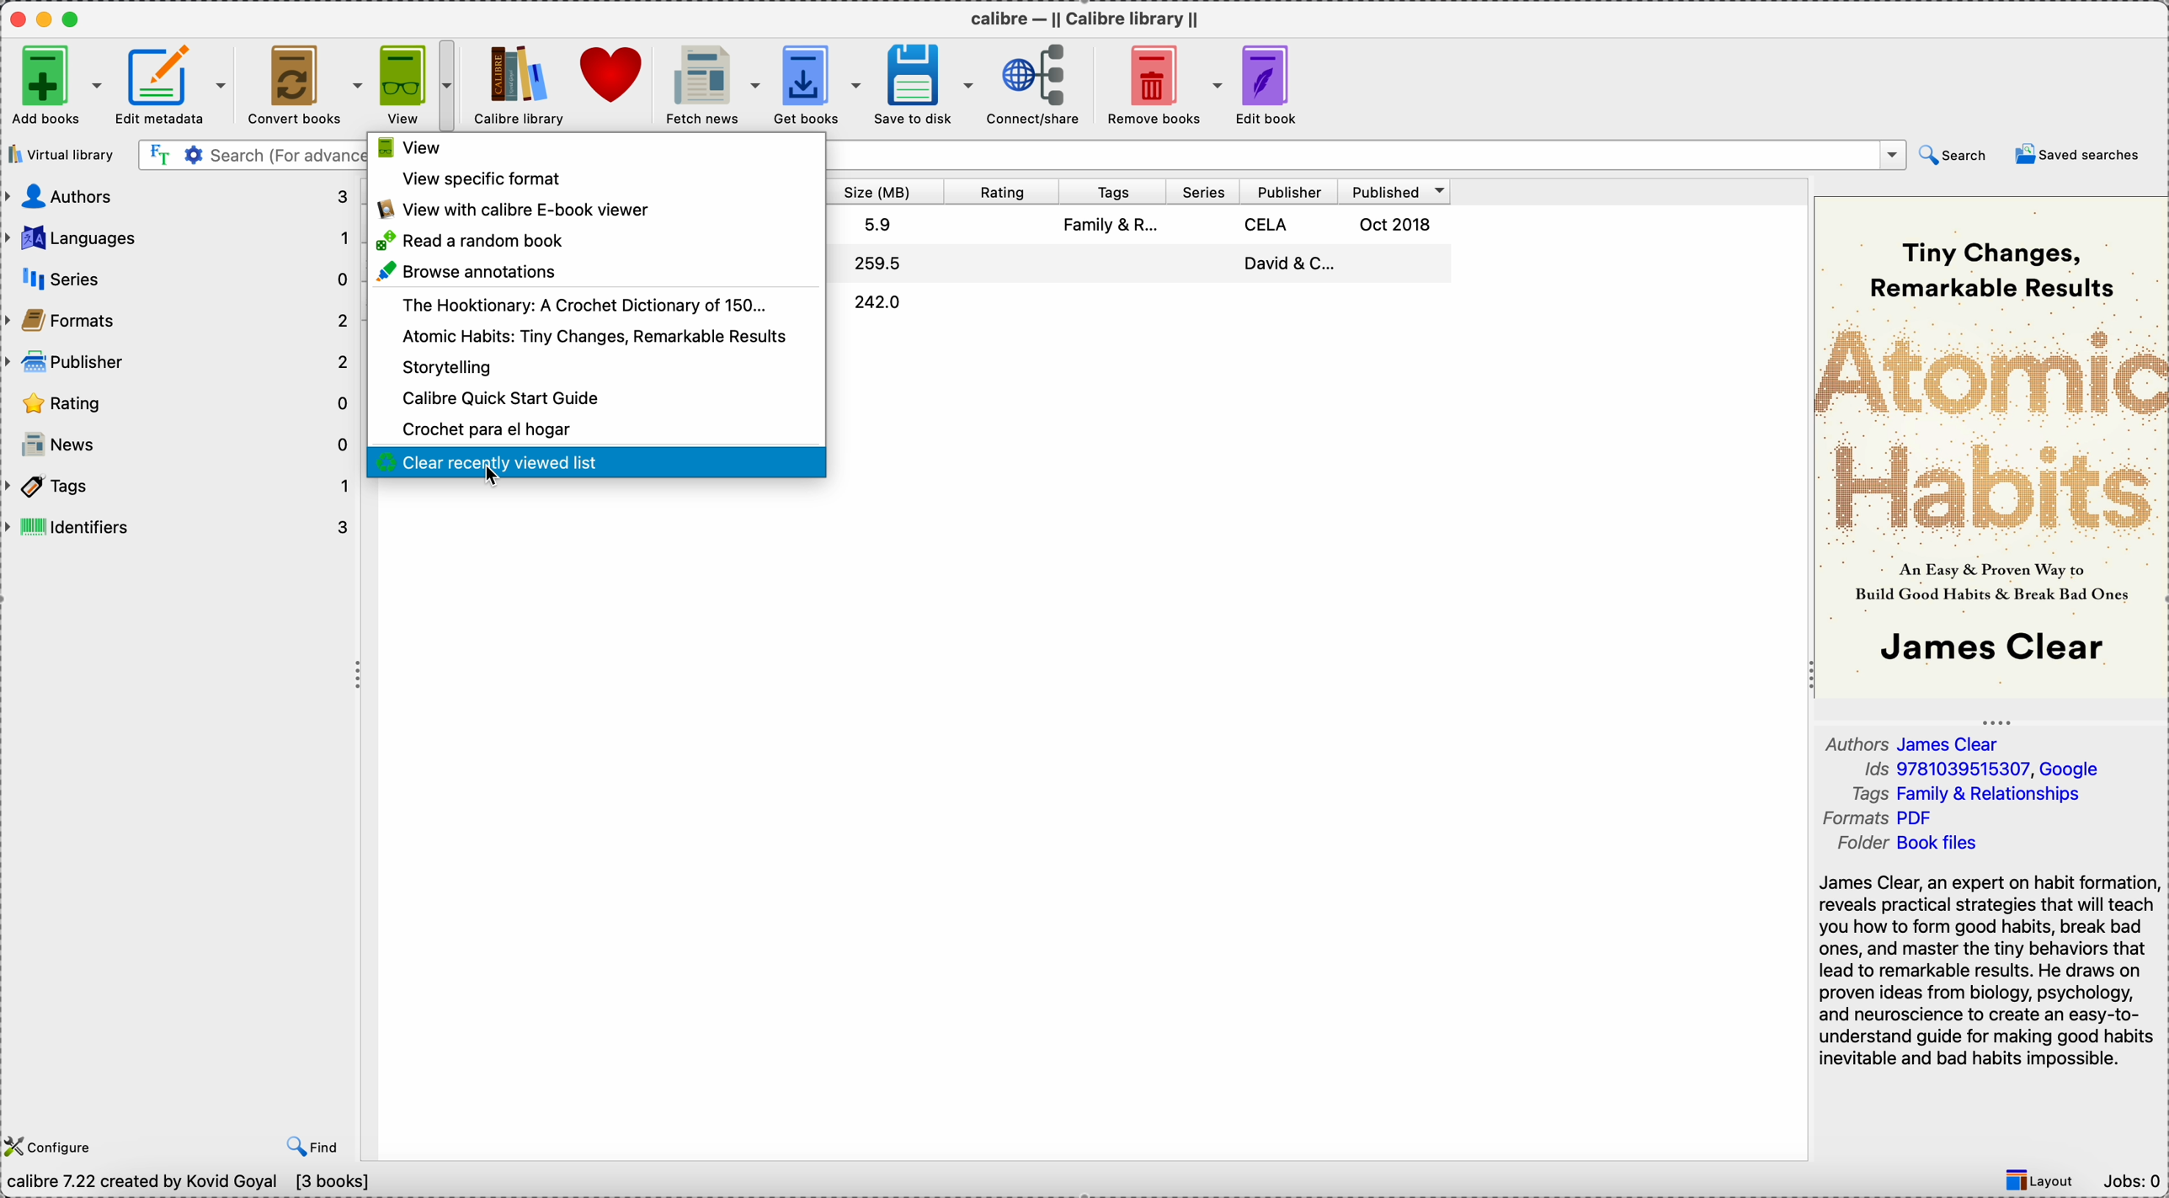  I want to click on view, so click(407, 148).